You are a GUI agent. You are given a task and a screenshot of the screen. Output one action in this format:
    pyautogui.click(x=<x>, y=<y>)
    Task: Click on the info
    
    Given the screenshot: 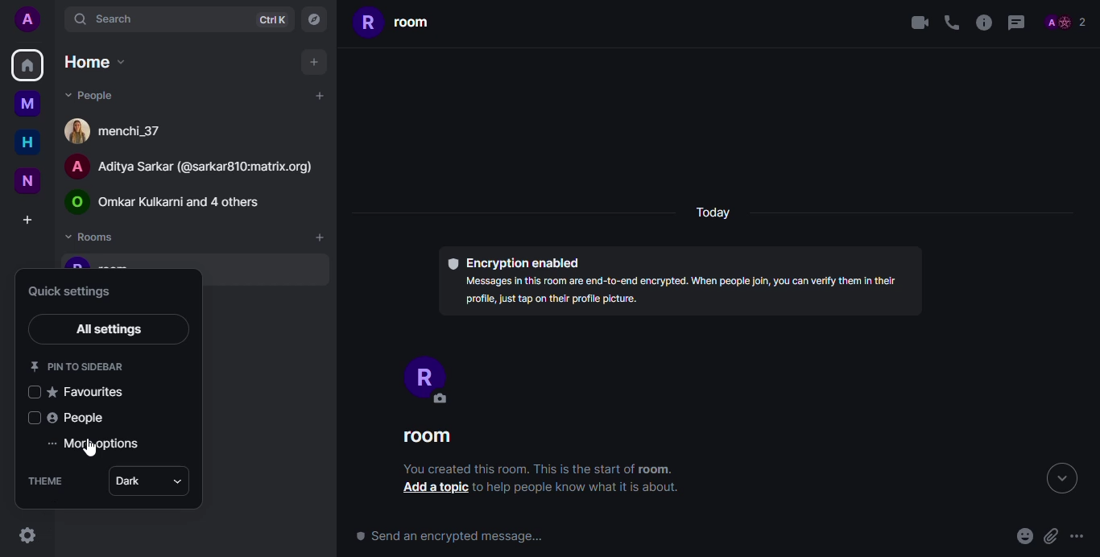 What is the action you would take?
    pyautogui.click(x=981, y=23)
    